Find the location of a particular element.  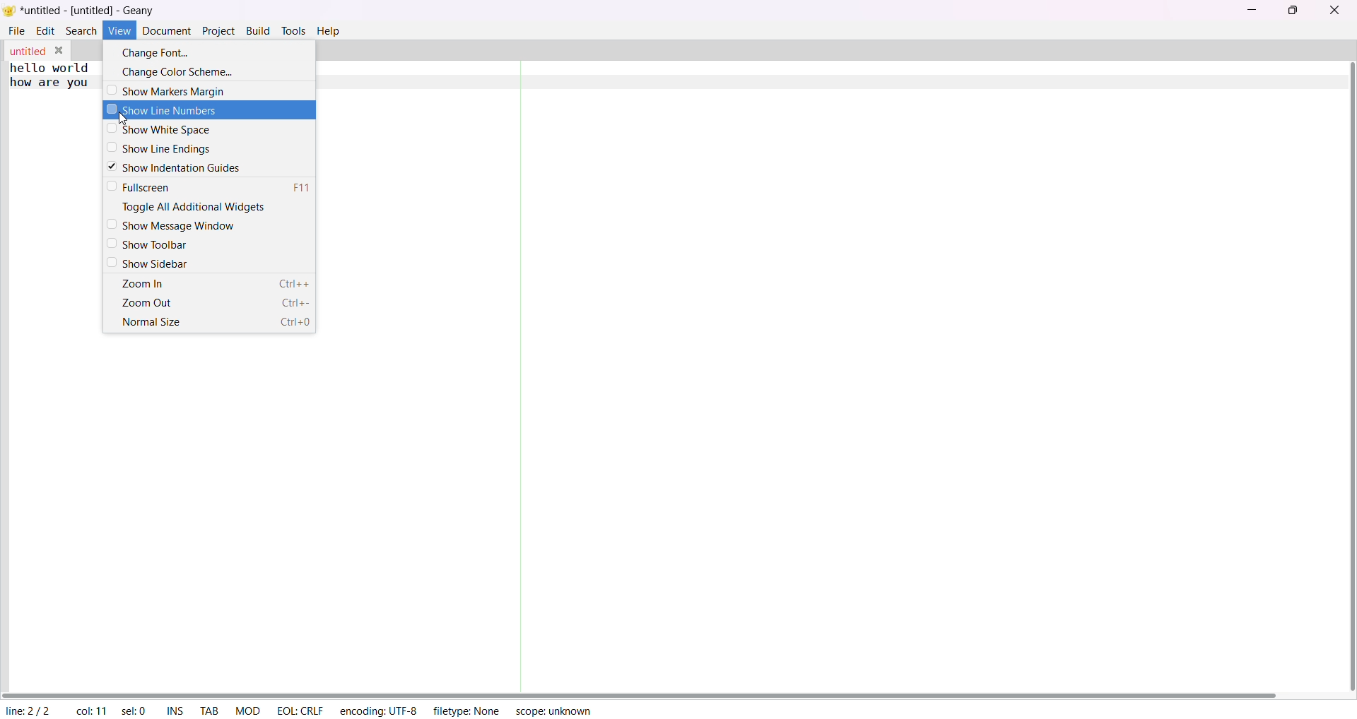

show white space is located at coordinates (158, 131).